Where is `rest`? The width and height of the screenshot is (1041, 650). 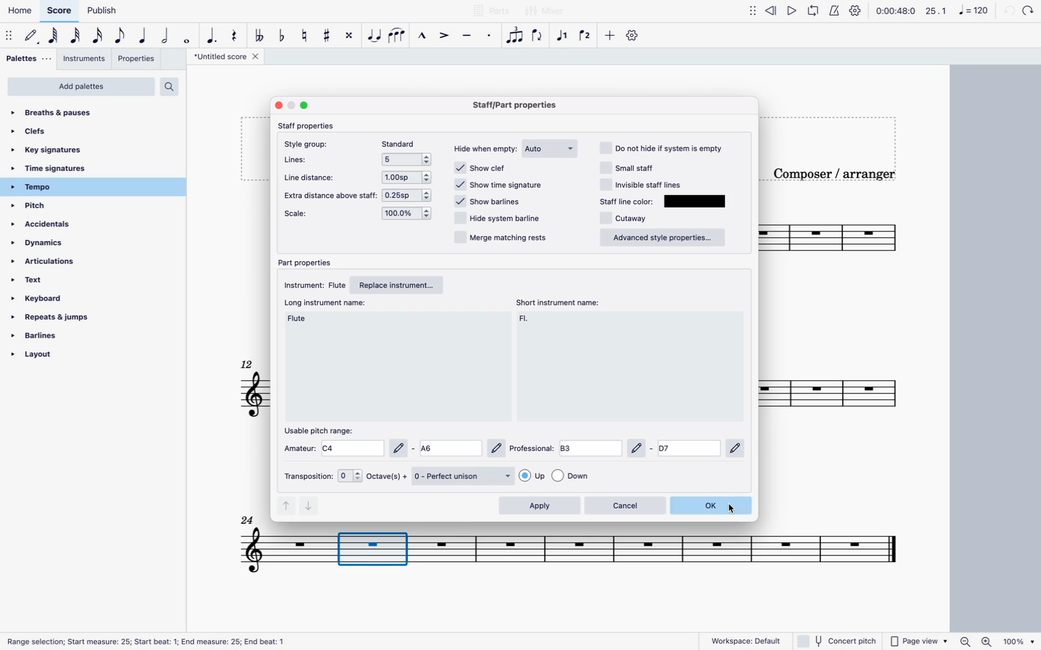 rest is located at coordinates (235, 35).